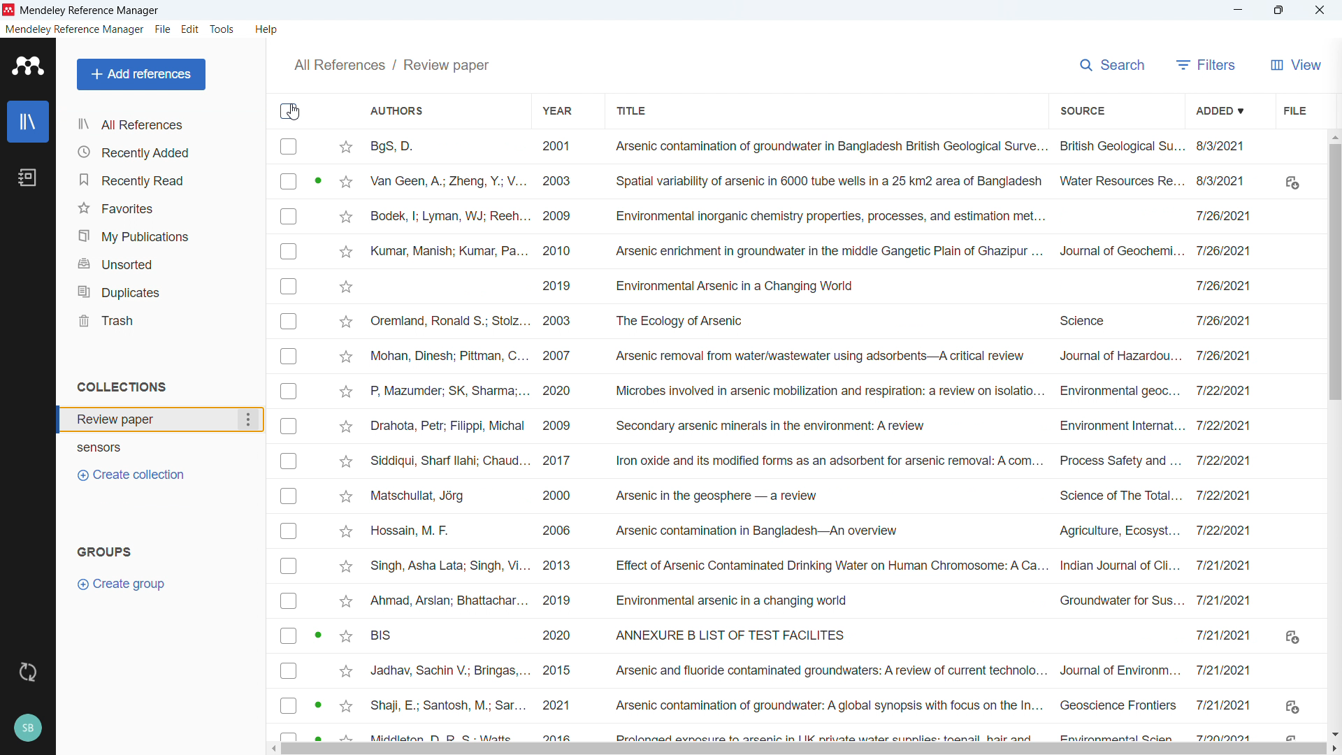  I want to click on Review paper, so click(162, 419).